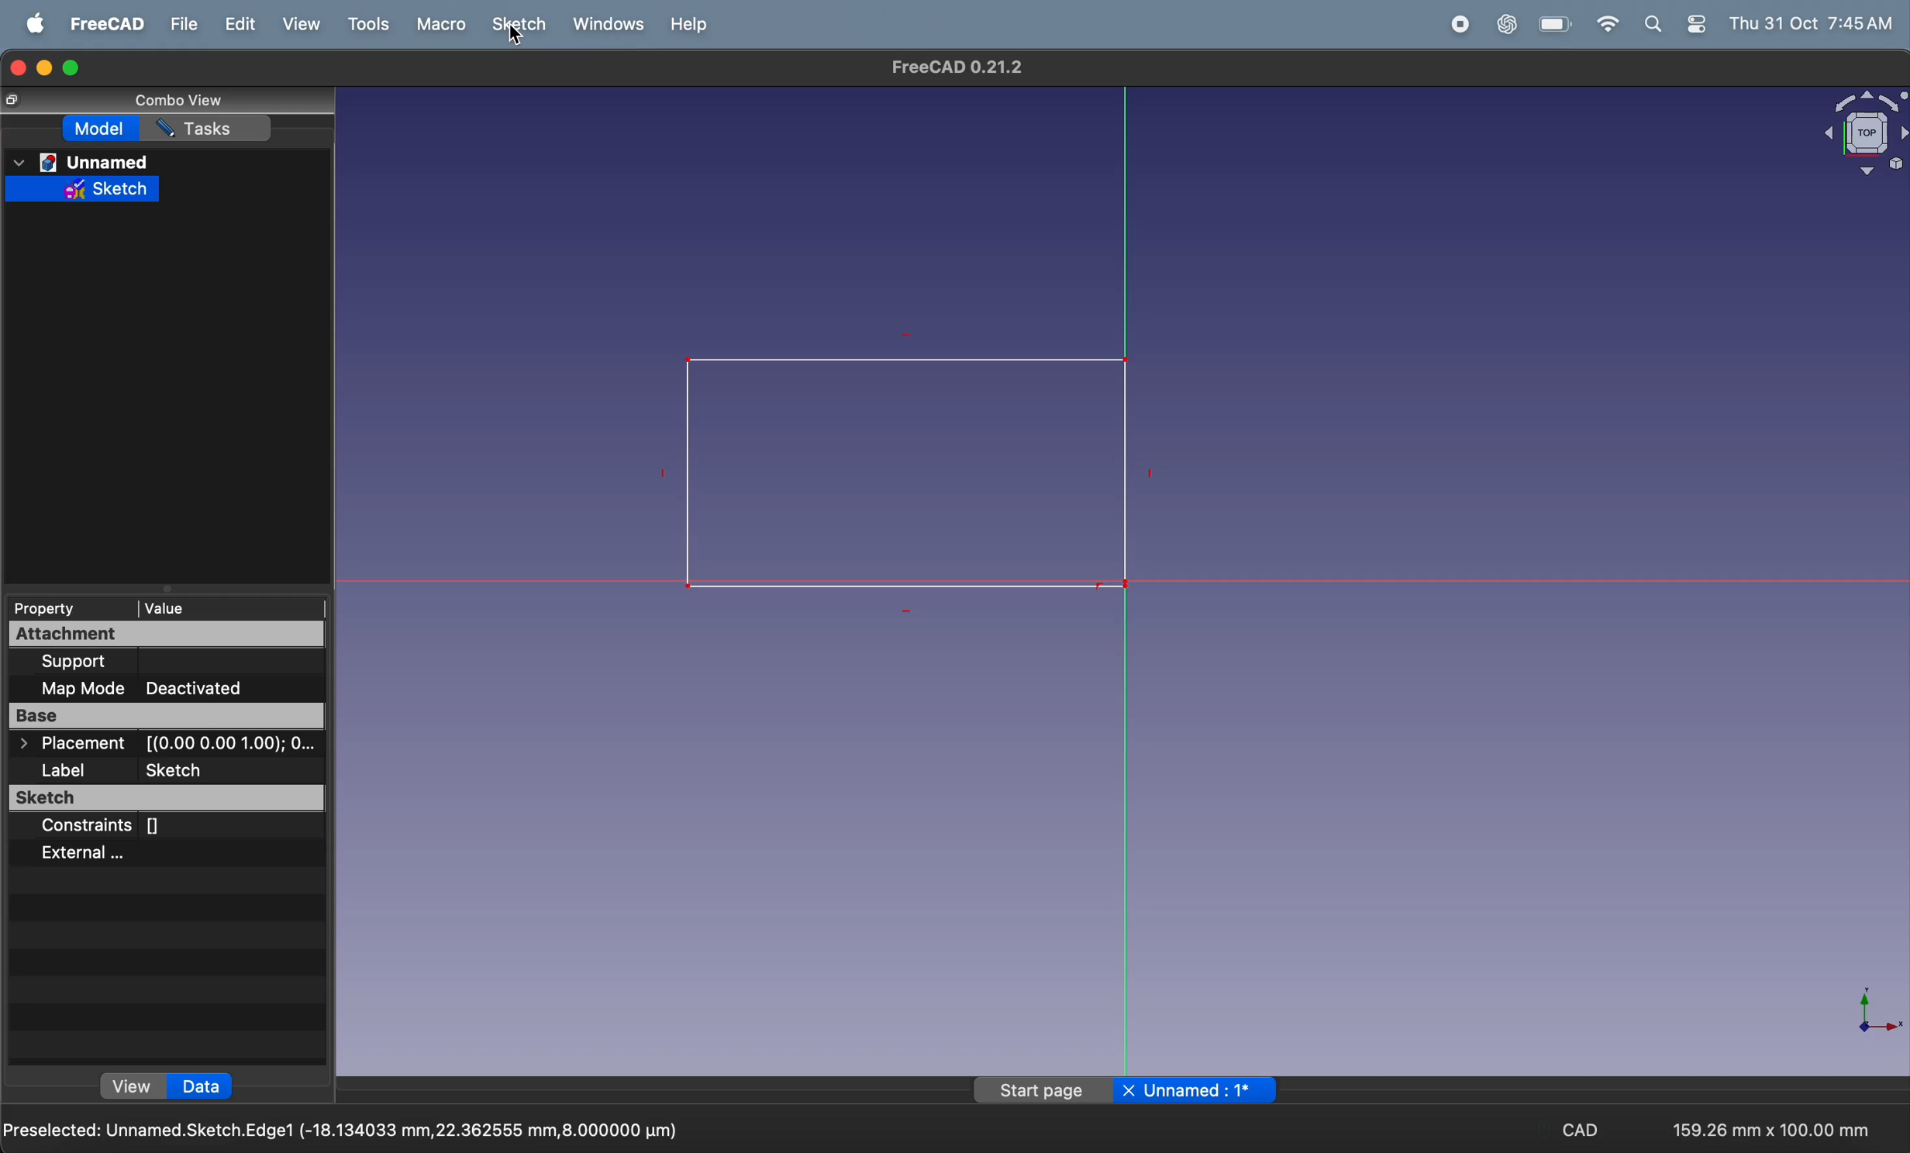  I want to click on sketch, so click(519, 26).